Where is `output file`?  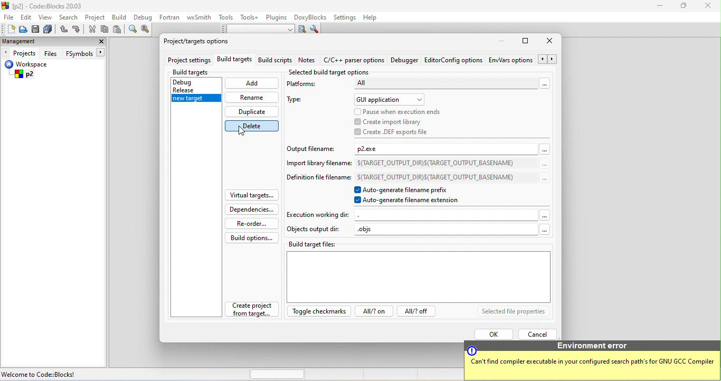
output file is located at coordinates (314, 148).